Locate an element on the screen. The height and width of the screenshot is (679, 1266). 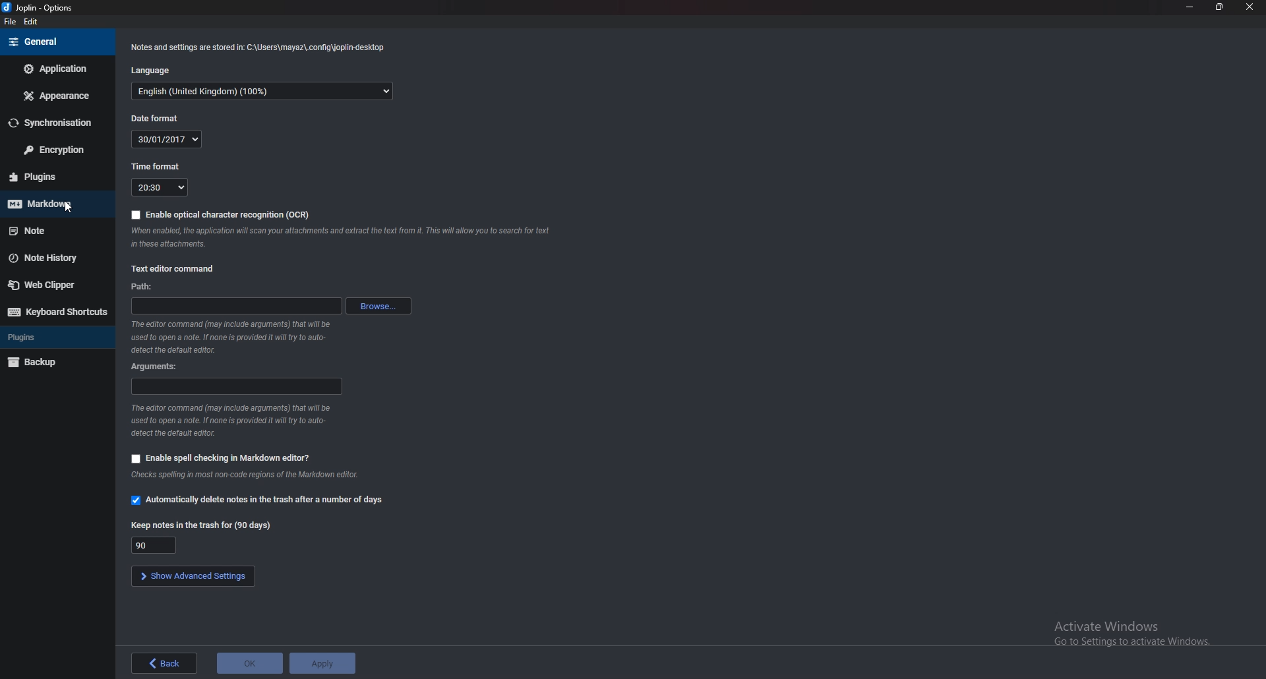
close is located at coordinates (1249, 7).